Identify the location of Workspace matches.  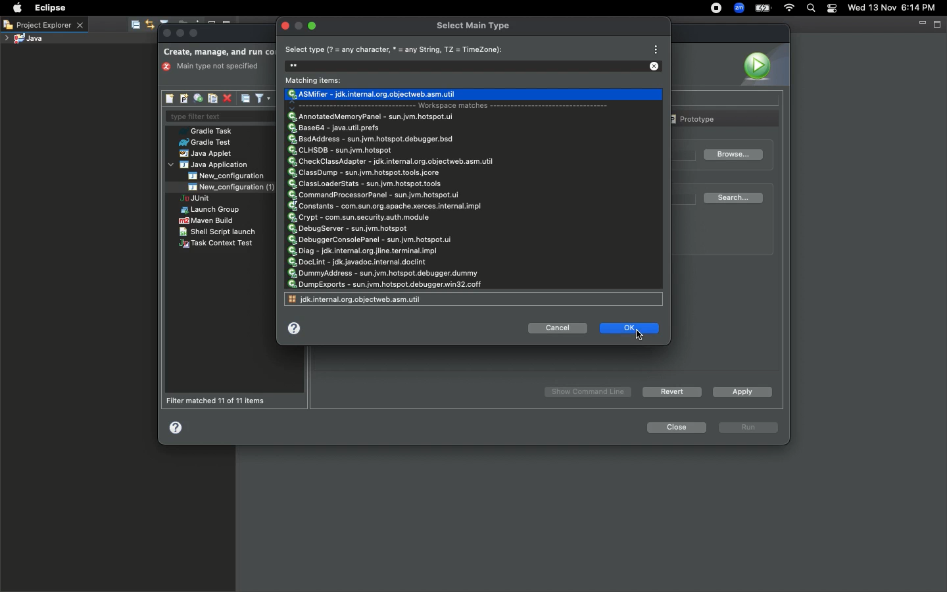
(456, 106).